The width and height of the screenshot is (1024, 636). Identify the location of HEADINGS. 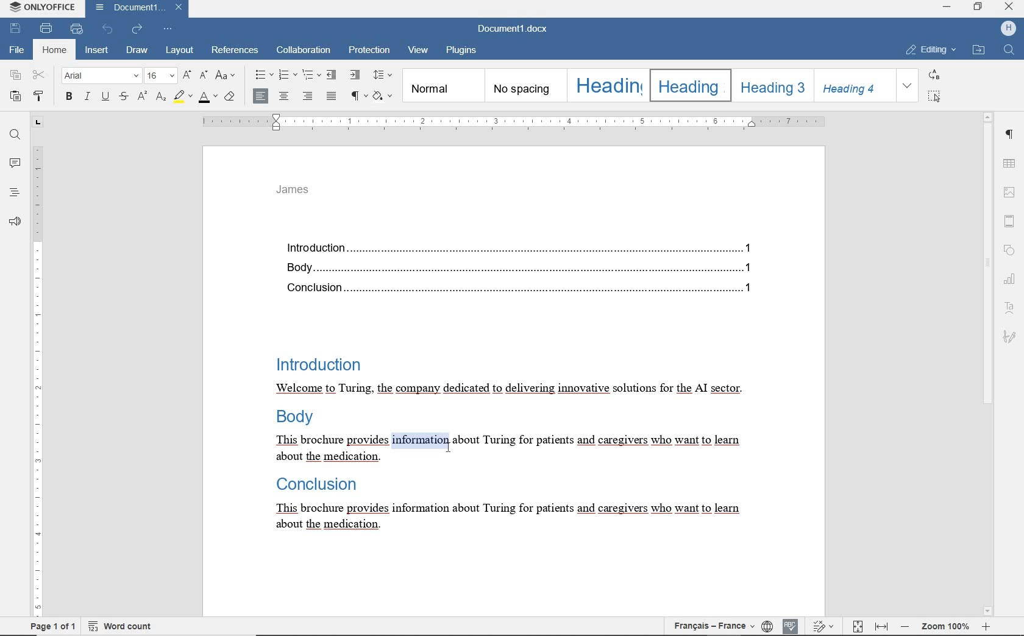
(13, 192).